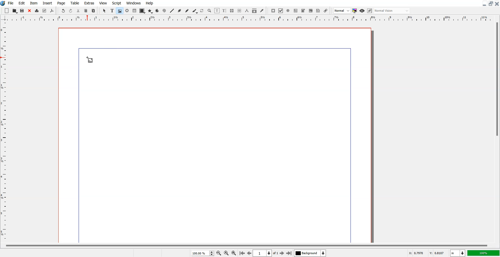 The width and height of the screenshot is (500, 257). I want to click on Open, so click(15, 11).